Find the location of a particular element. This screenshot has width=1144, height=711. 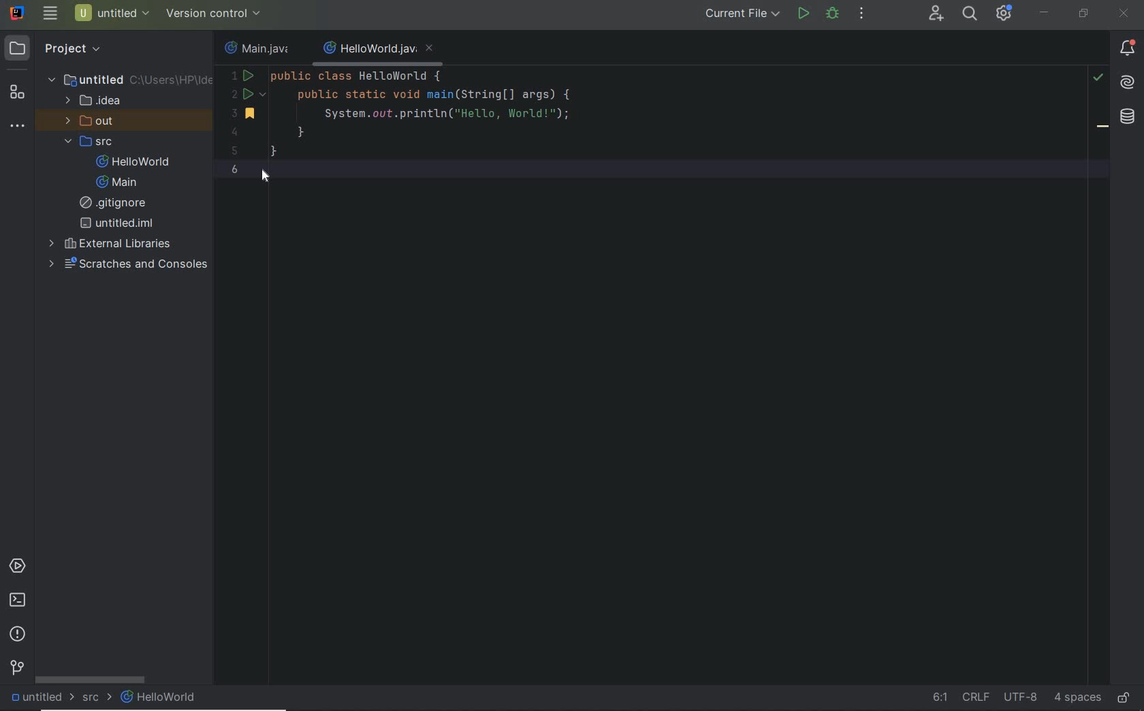

line separator is located at coordinates (975, 696).